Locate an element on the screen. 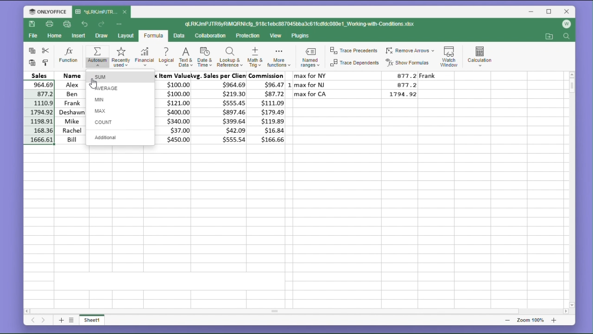 This screenshot has height=334, width=593. average is located at coordinates (120, 89).